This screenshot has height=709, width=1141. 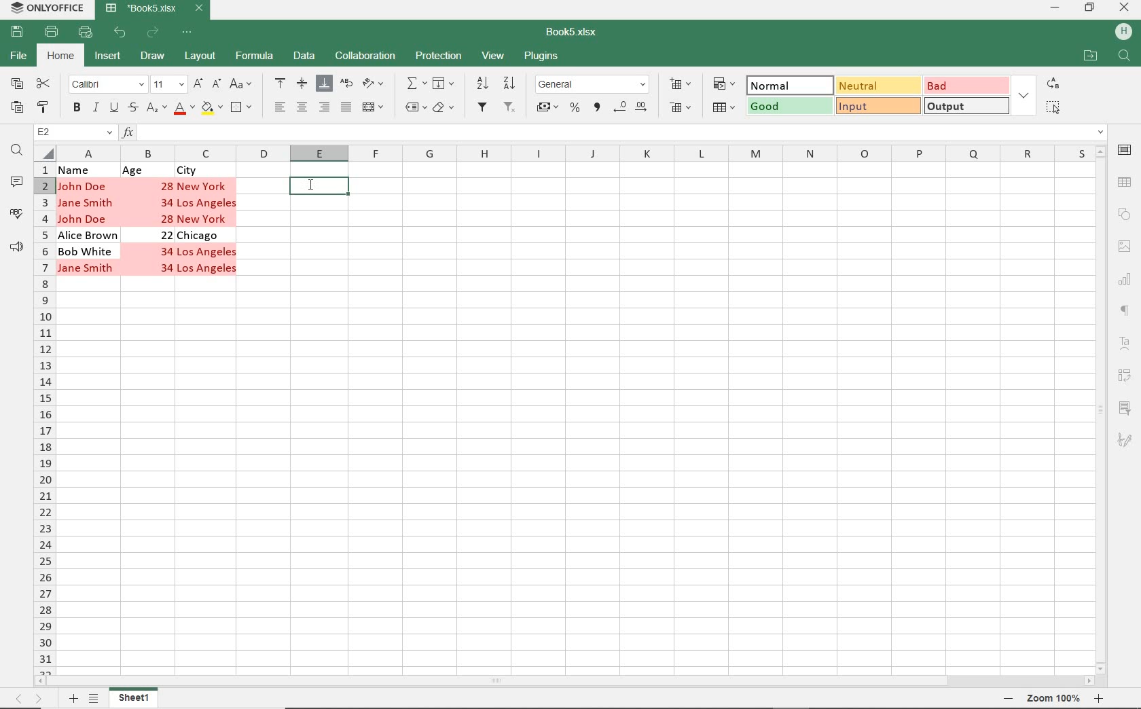 I want to click on REMOVE FILTERS, so click(x=512, y=109).